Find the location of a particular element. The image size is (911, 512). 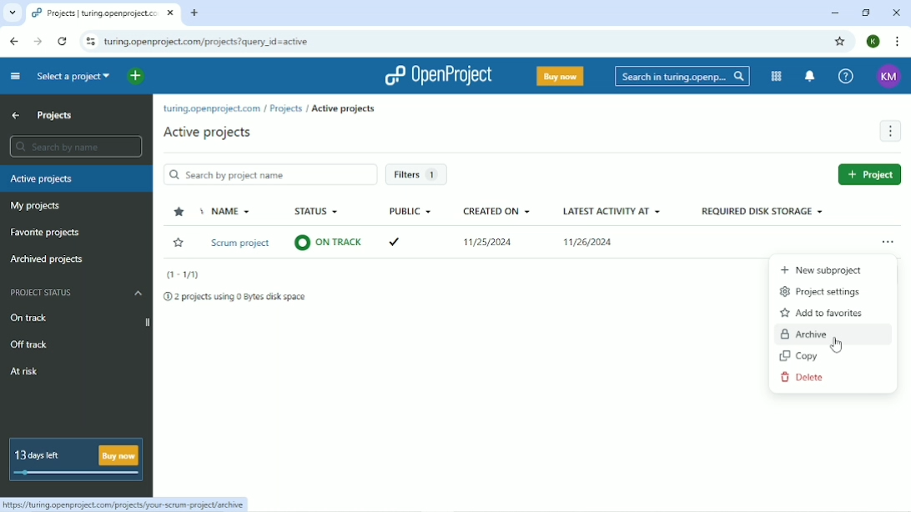

Buy now is located at coordinates (559, 76).